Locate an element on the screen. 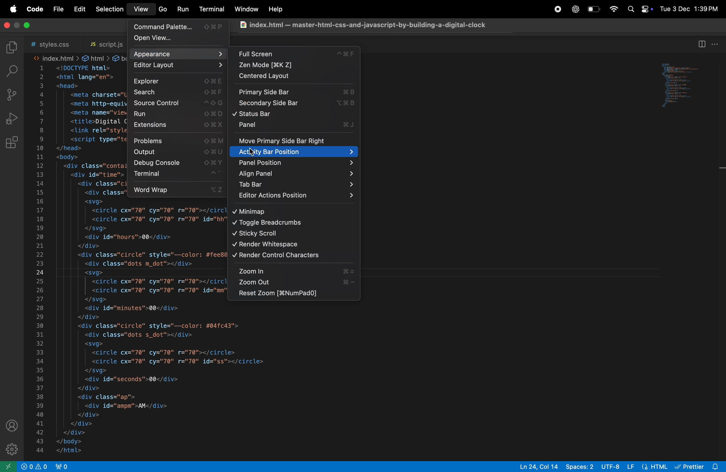 The image size is (726, 472). index.html is located at coordinates (55, 58).